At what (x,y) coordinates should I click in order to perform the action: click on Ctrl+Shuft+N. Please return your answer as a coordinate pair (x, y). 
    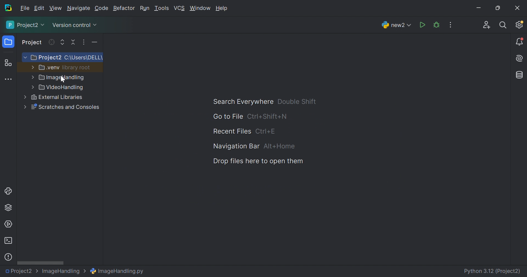
    Looking at the image, I should click on (267, 117).